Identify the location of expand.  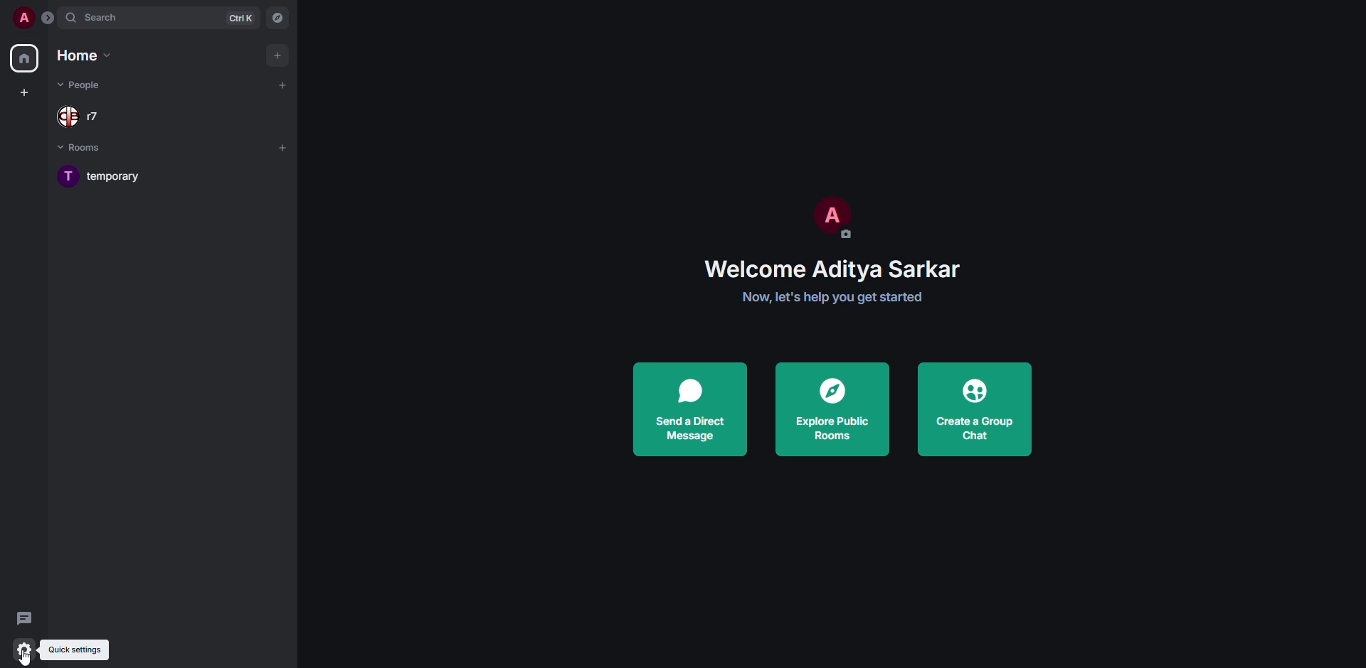
(48, 18).